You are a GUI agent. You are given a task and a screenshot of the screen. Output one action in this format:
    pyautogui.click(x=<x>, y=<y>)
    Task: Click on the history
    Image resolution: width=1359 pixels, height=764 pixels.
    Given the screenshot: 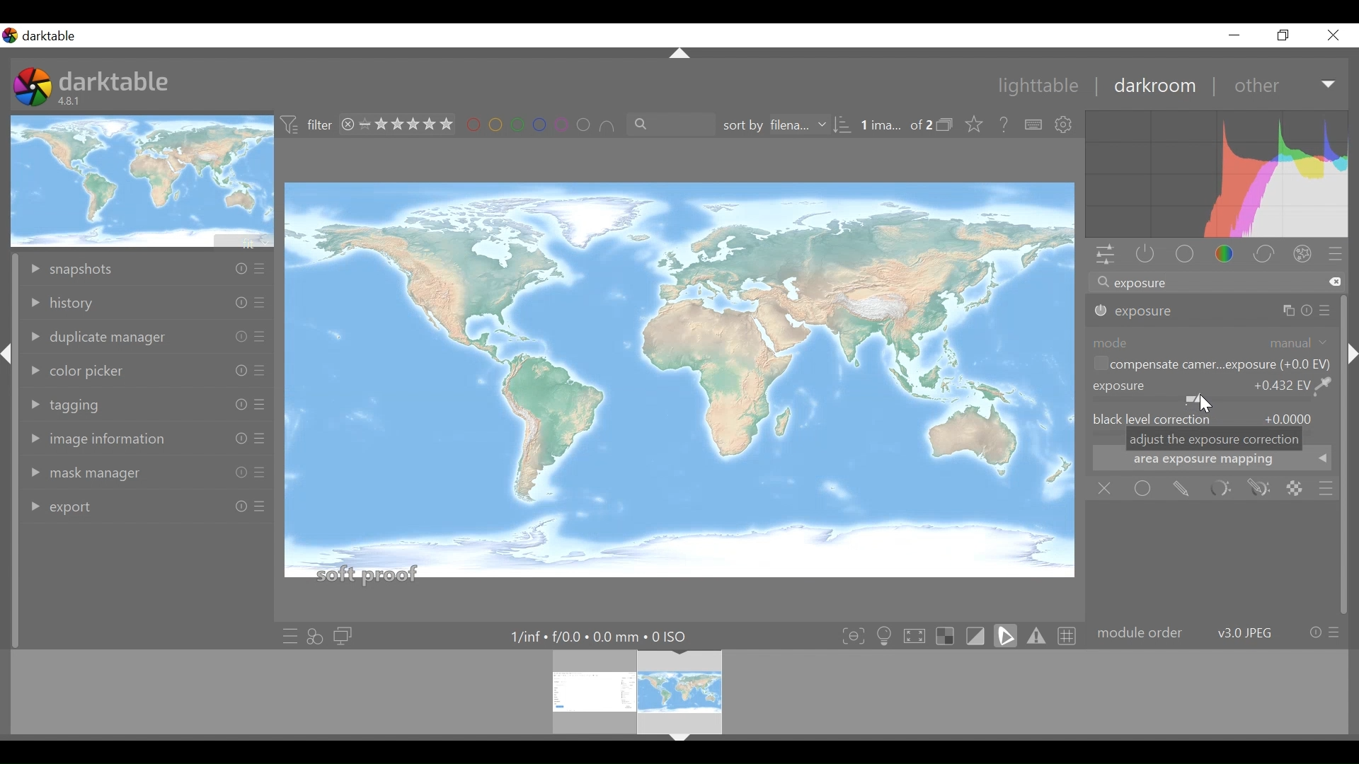 What is the action you would take?
    pyautogui.click(x=86, y=303)
    